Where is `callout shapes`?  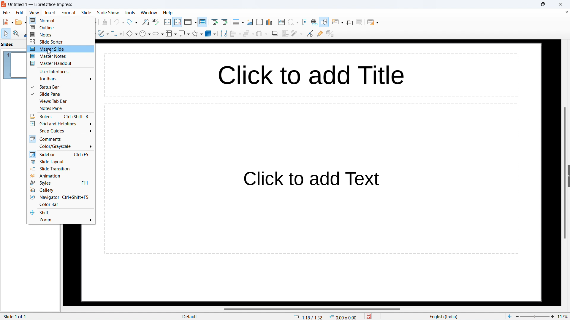 callout shapes is located at coordinates (184, 33).